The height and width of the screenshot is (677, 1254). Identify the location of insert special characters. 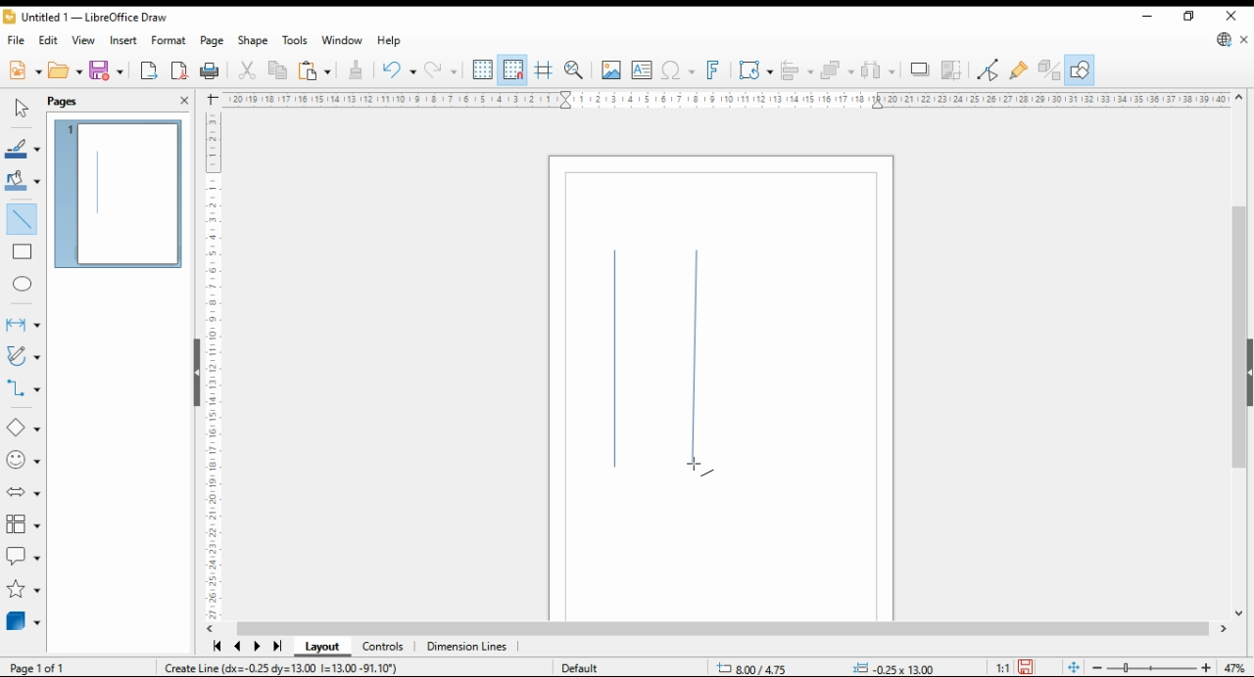
(678, 70).